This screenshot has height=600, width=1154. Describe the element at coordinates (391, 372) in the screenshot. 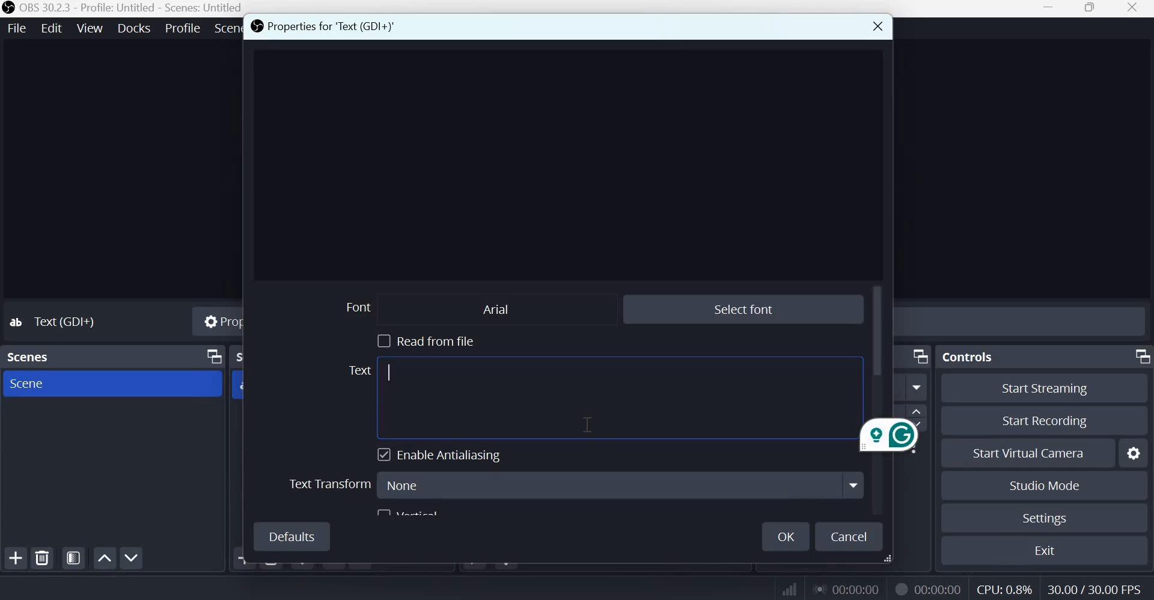

I see `cursor` at that location.